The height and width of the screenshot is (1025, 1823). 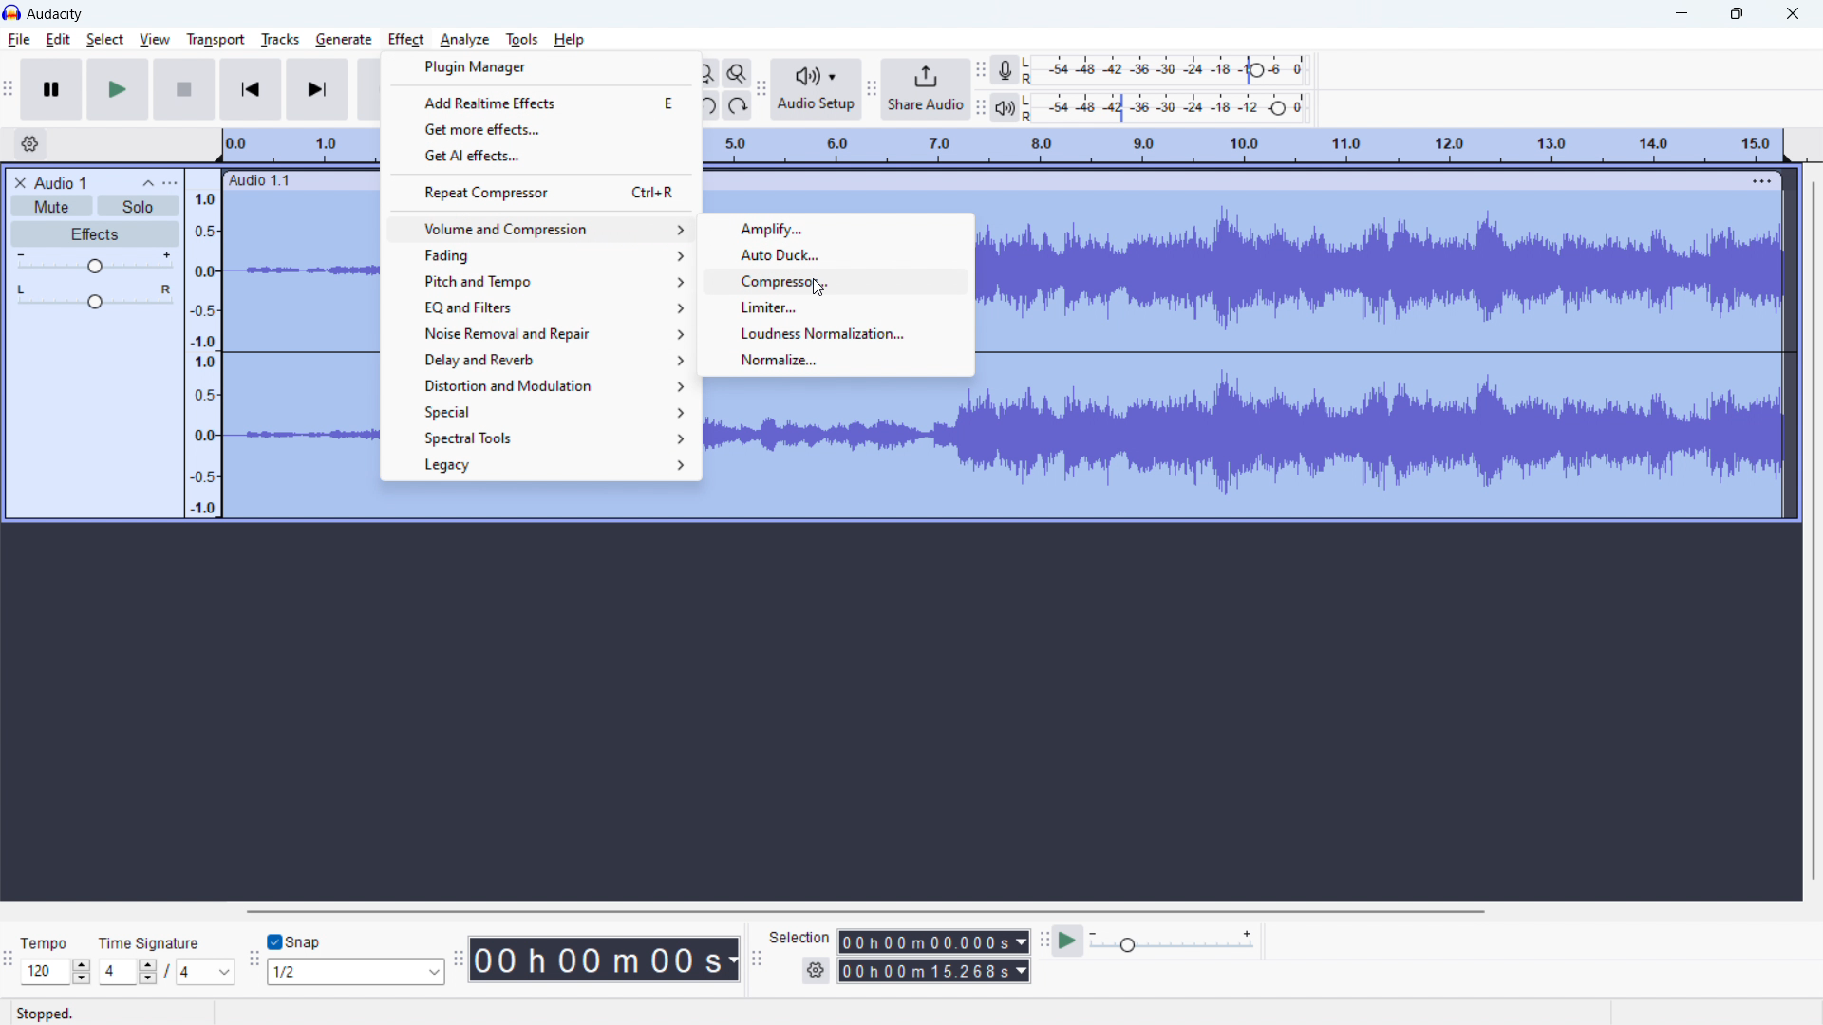 I want to click on normalize, so click(x=836, y=360).